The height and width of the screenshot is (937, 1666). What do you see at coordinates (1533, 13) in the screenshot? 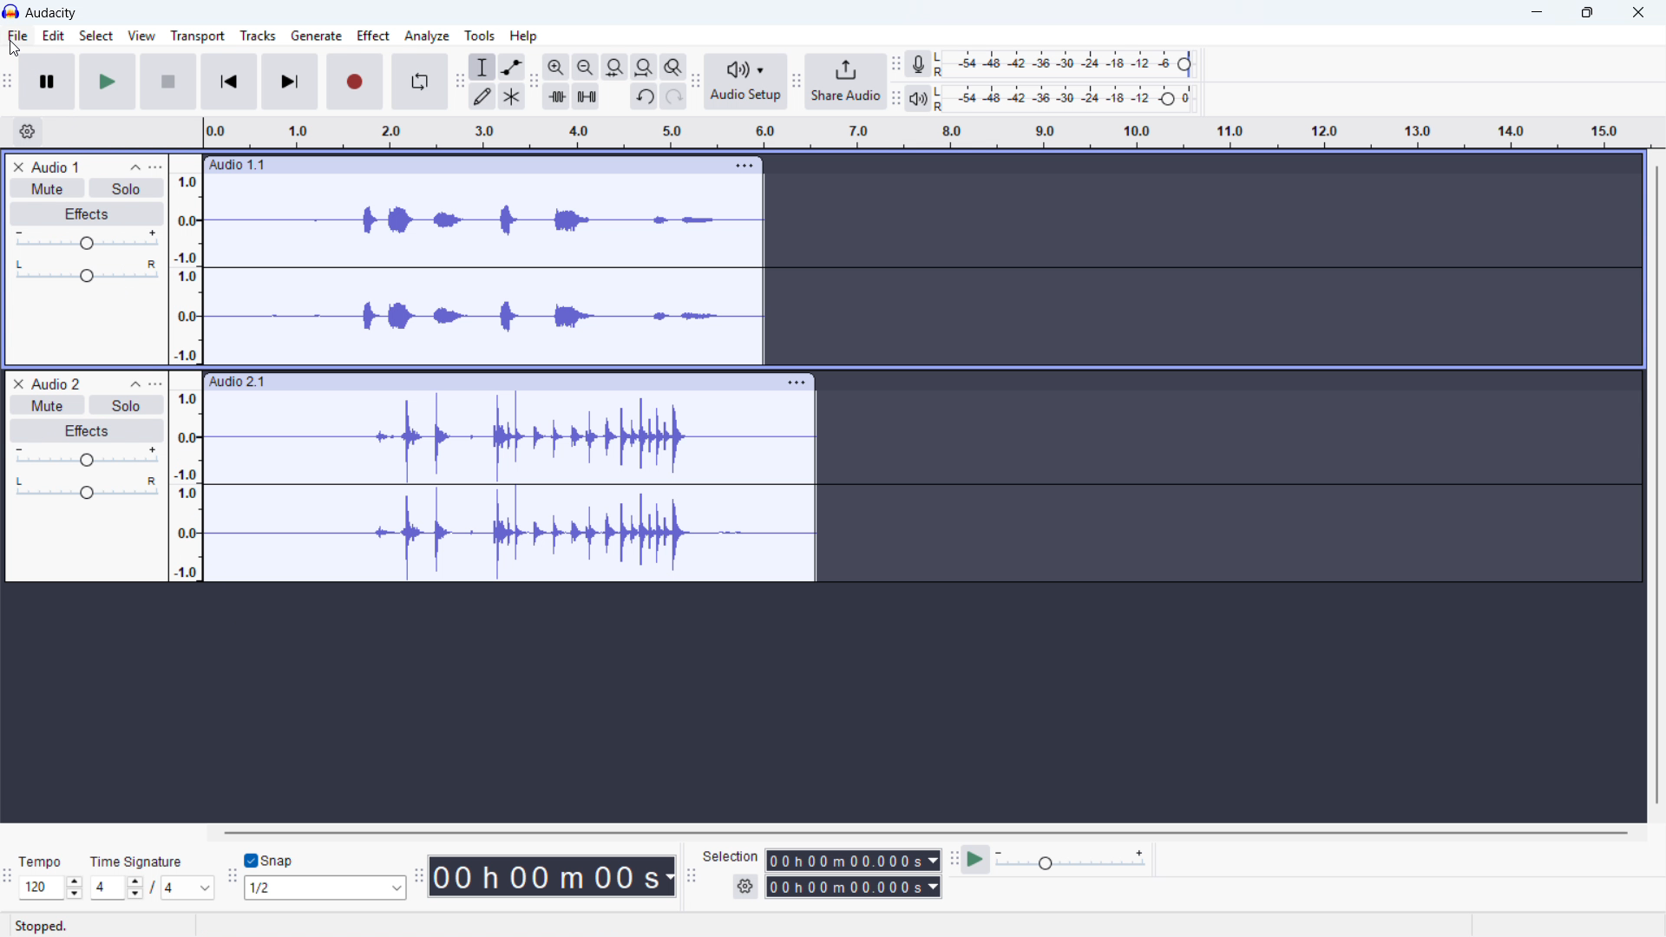
I see `minimise ` at bounding box center [1533, 13].